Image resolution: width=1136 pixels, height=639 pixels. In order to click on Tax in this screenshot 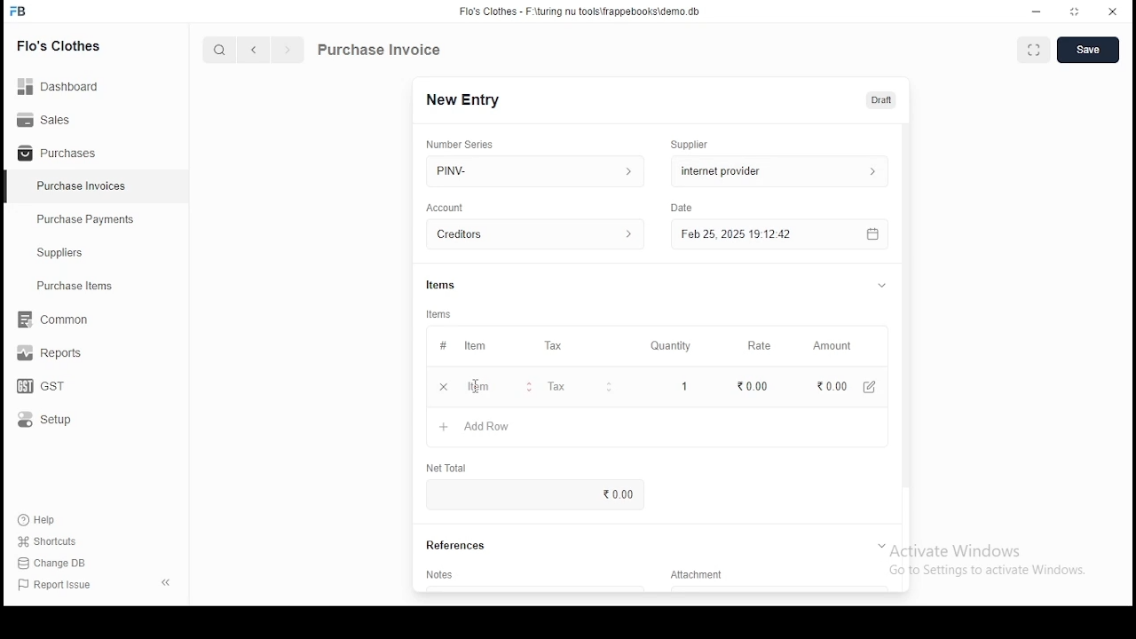, I will do `click(562, 385)`.